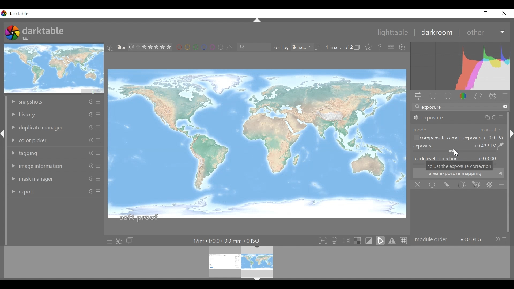 The height and width of the screenshot is (289, 514). Describe the element at coordinates (296, 48) in the screenshot. I see `sort by` at that location.